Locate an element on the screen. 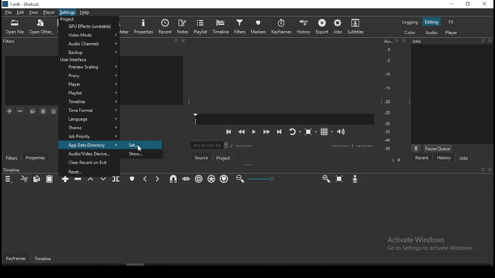 The image size is (495, 278). minimize is located at coordinates (450, 4).